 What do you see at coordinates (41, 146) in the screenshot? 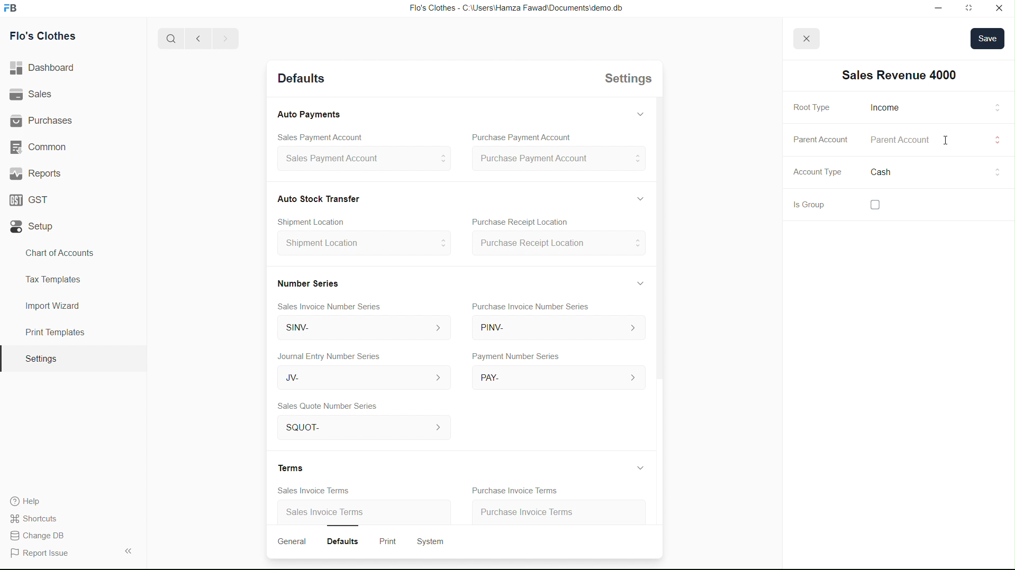
I see `Common` at bounding box center [41, 146].